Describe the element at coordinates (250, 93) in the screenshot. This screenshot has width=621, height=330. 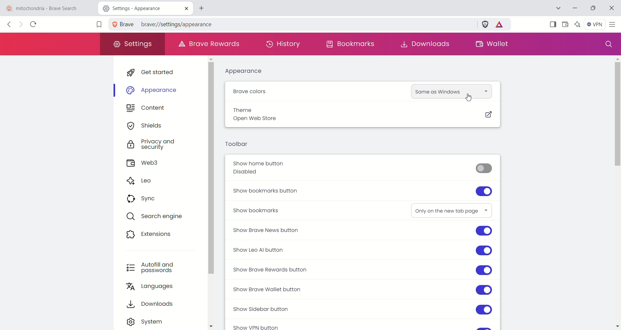
I see `brave colors` at that location.